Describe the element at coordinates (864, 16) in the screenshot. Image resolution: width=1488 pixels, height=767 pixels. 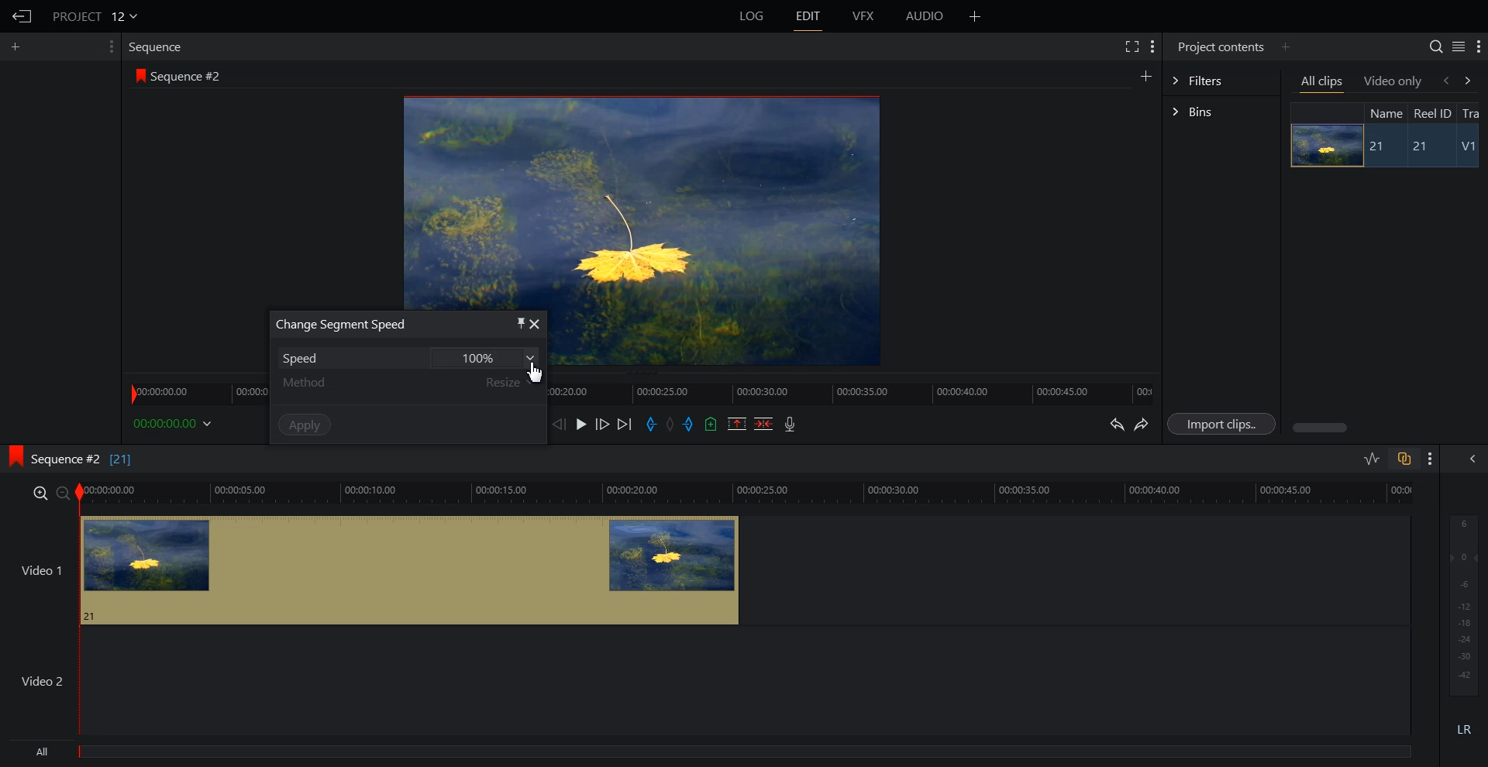
I see `VFX` at that location.